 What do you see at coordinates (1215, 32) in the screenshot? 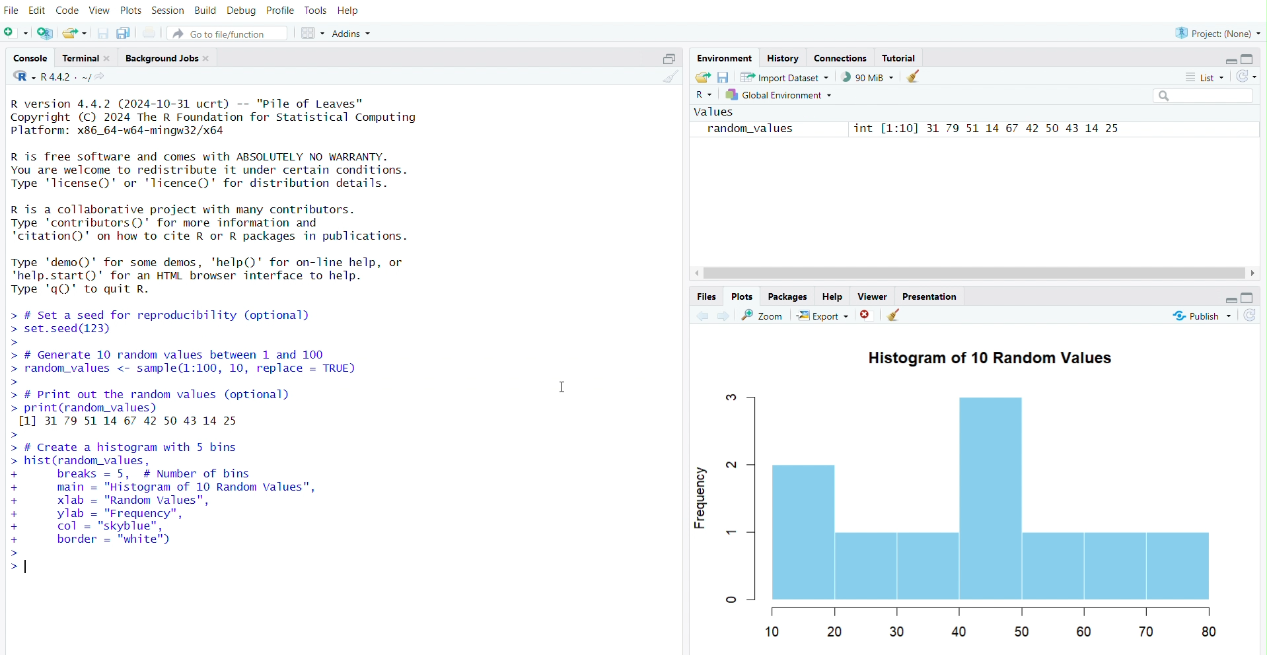
I see `project: (None)` at bounding box center [1215, 32].